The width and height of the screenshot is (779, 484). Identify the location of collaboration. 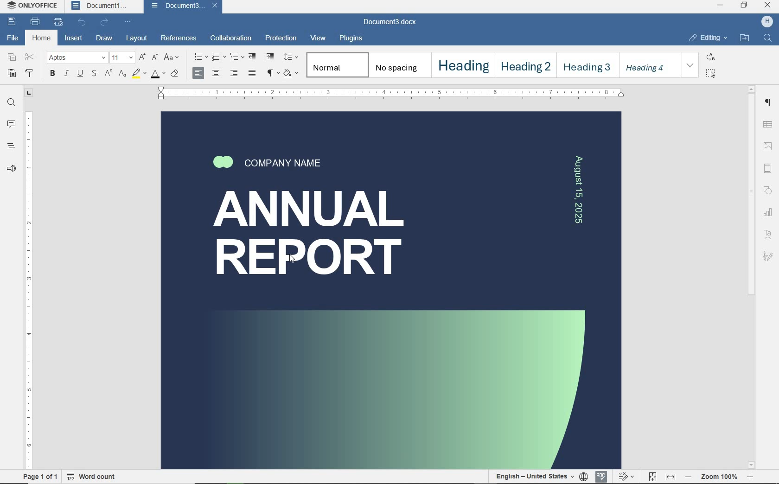
(230, 38).